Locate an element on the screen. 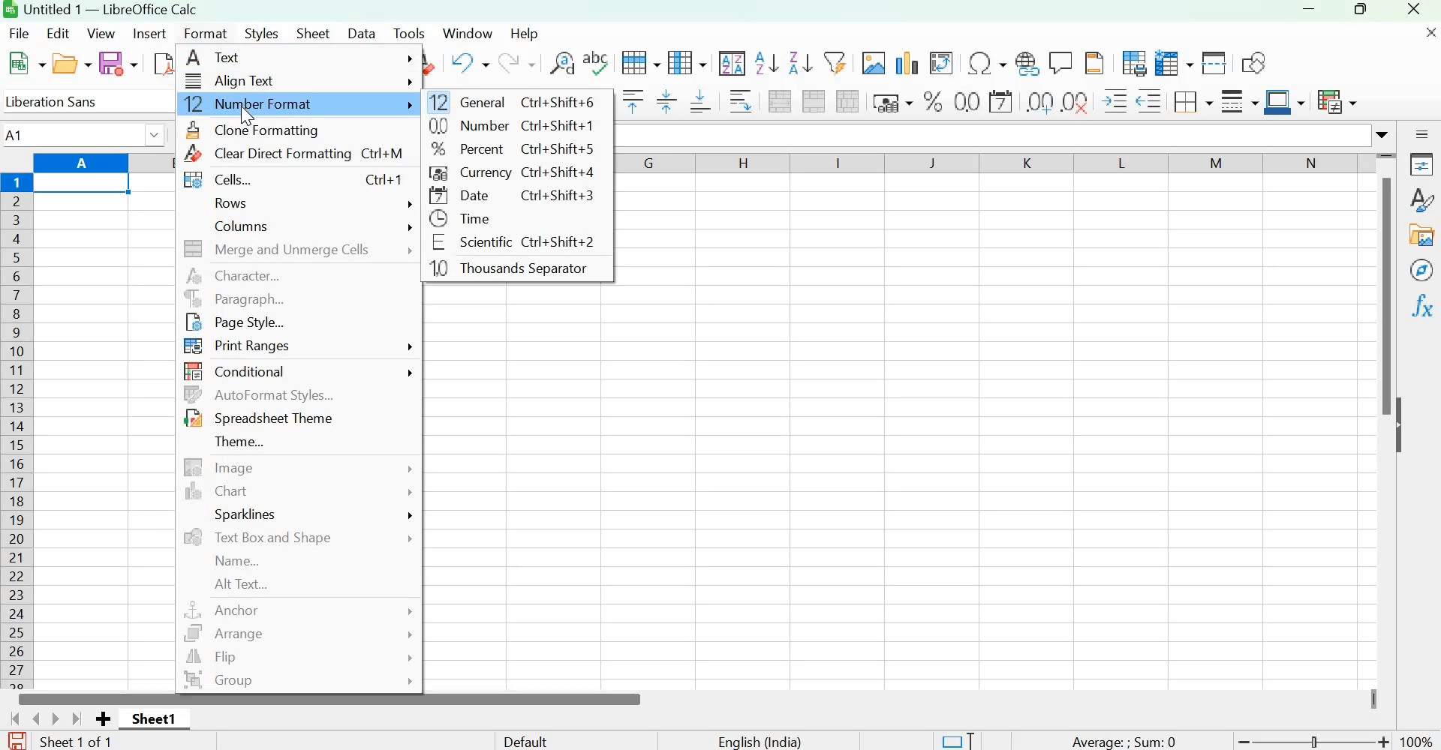 The image size is (1441, 750). Open is located at coordinates (71, 64).